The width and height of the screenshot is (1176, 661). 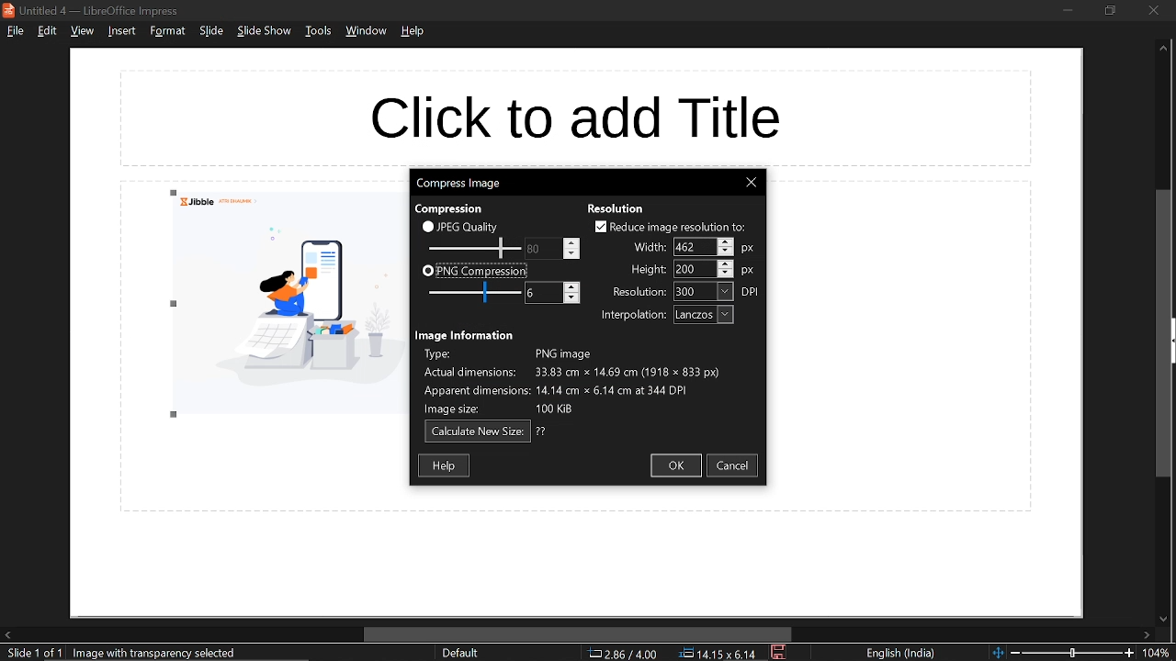 I want to click on image with transparency selected, so click(x=160, y=653).